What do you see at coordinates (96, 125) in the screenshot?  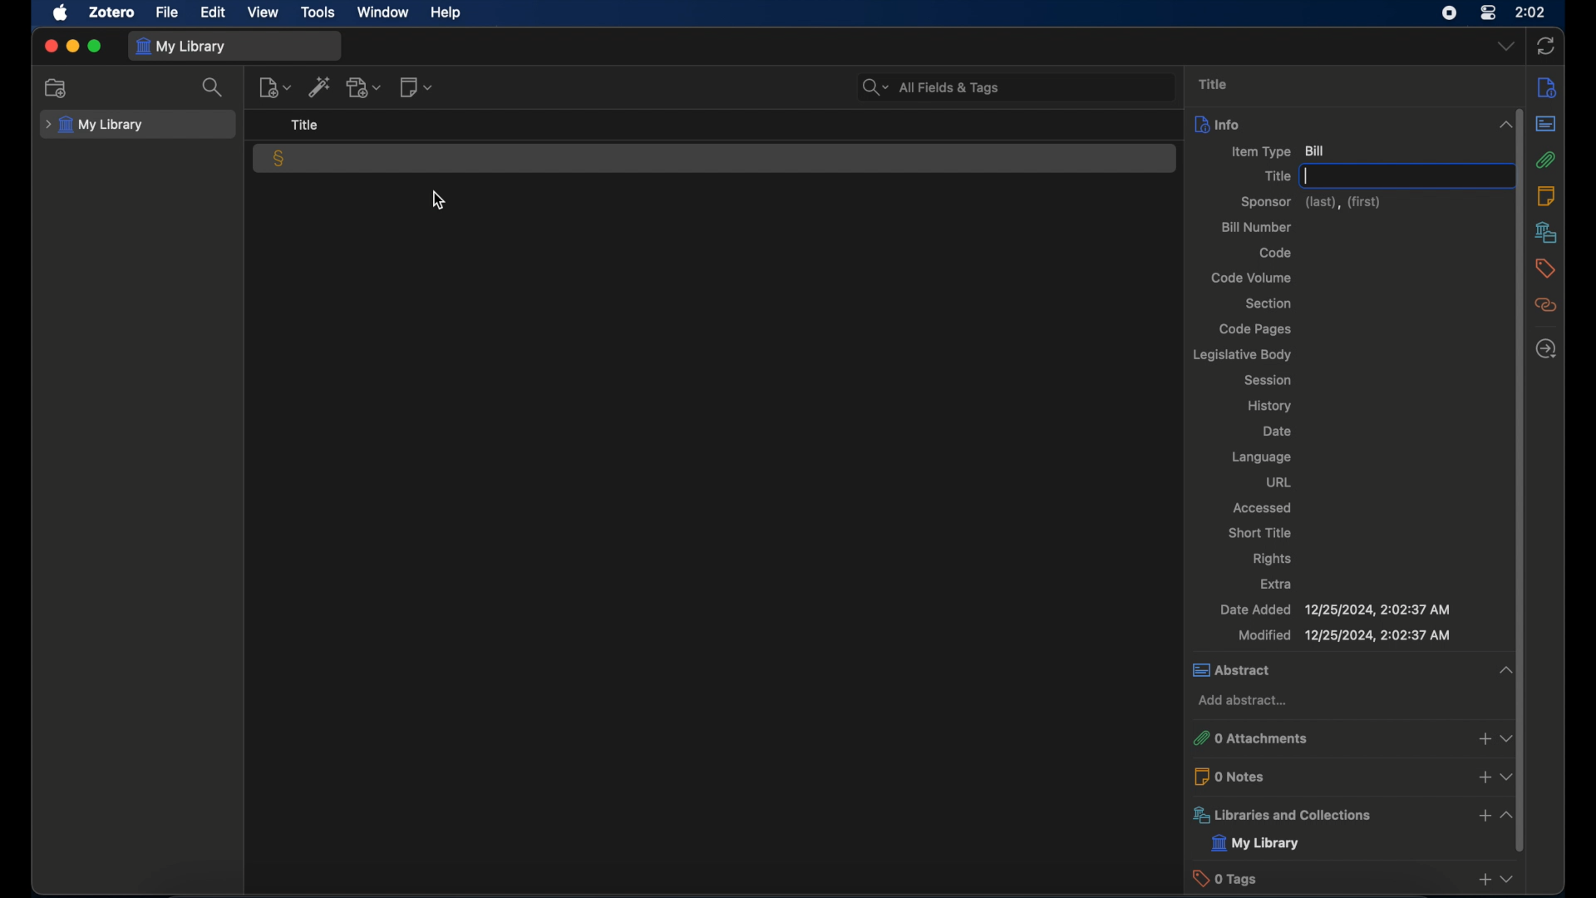 I see `my library` at bounding box center [96, 125].